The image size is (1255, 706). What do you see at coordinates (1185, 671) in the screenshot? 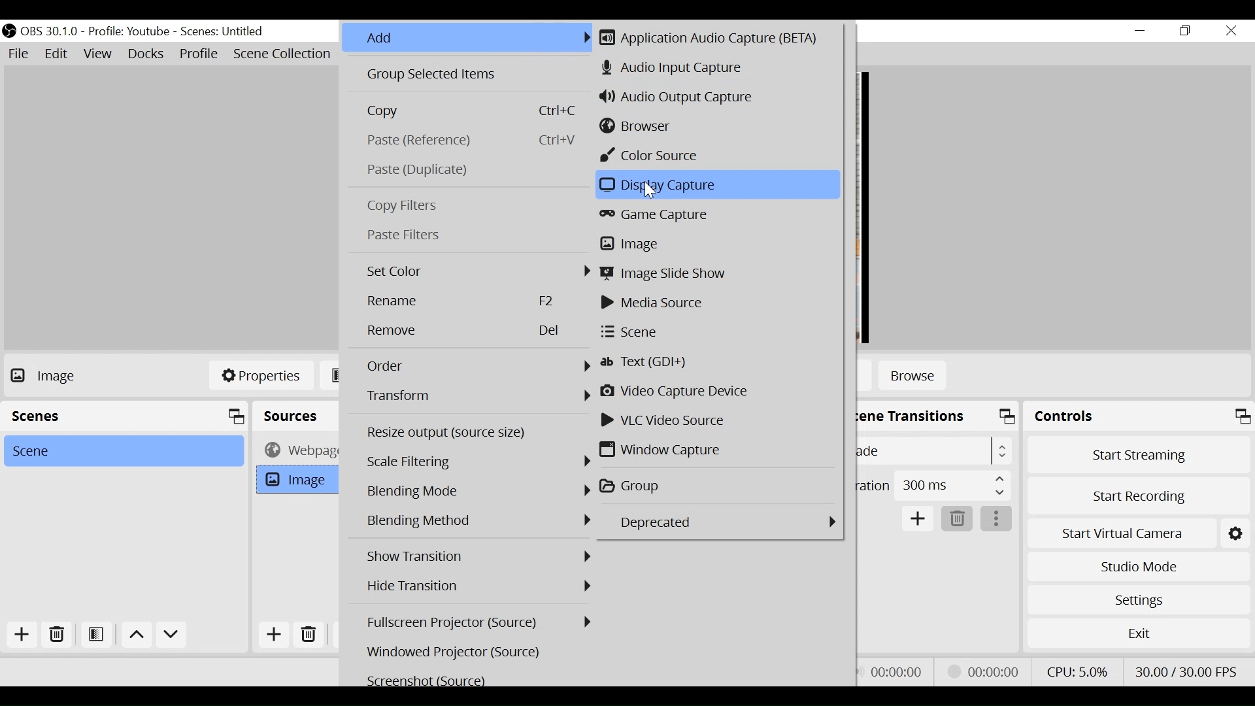
I see `Frame Per Second` at bounding box center [1185, 671].